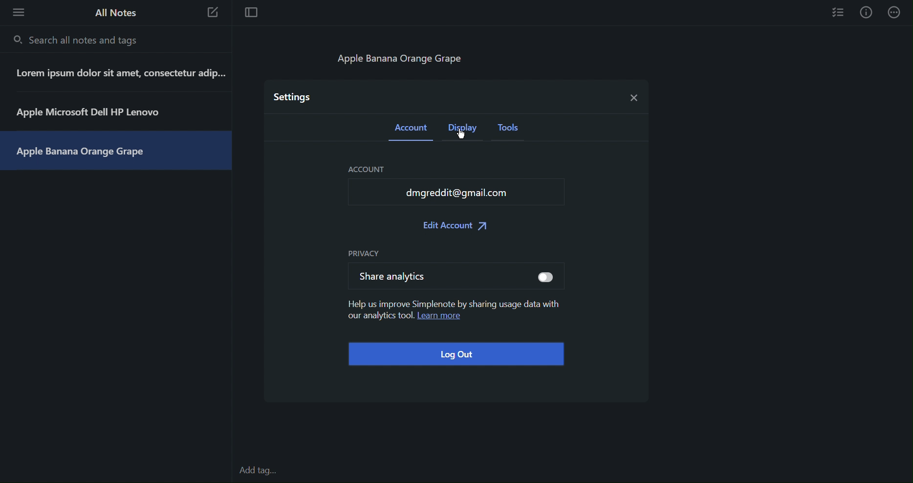  I want to click on Lorem ipsum dolor sit amet, consectetur adip..., so click(119, 73).